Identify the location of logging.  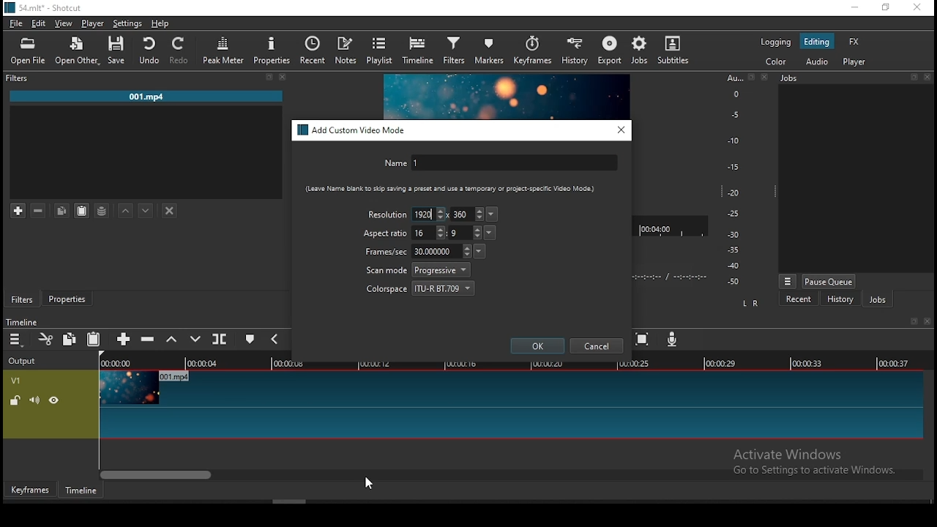
(775, 41).